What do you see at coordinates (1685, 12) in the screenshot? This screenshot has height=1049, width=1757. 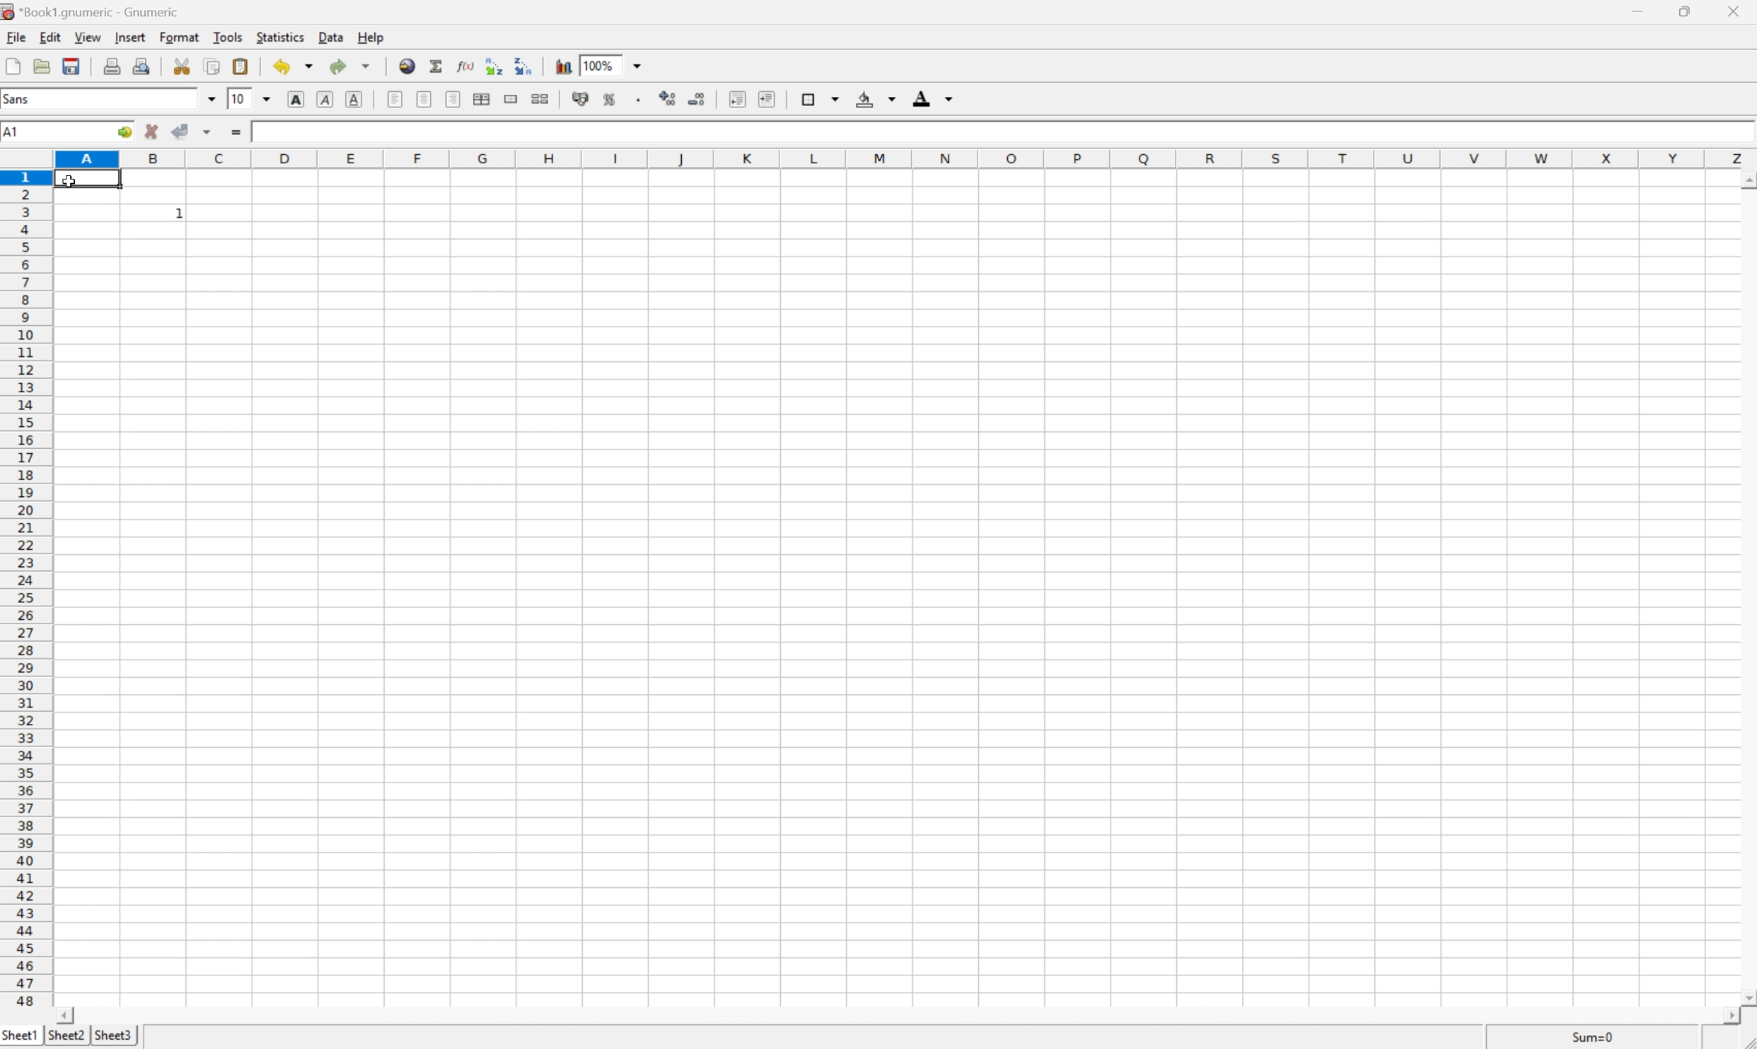 I see `restore down` at bounding box center [1685, 12].